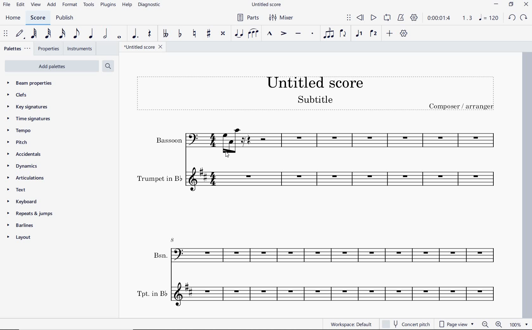 The width and height of the screenshot is (532, 330). Describe the element at coordinates (109, 5) in the screenshot. I see `plugins` at that location.